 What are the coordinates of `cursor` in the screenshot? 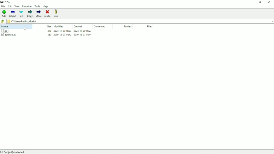 It's located at (25, 28).